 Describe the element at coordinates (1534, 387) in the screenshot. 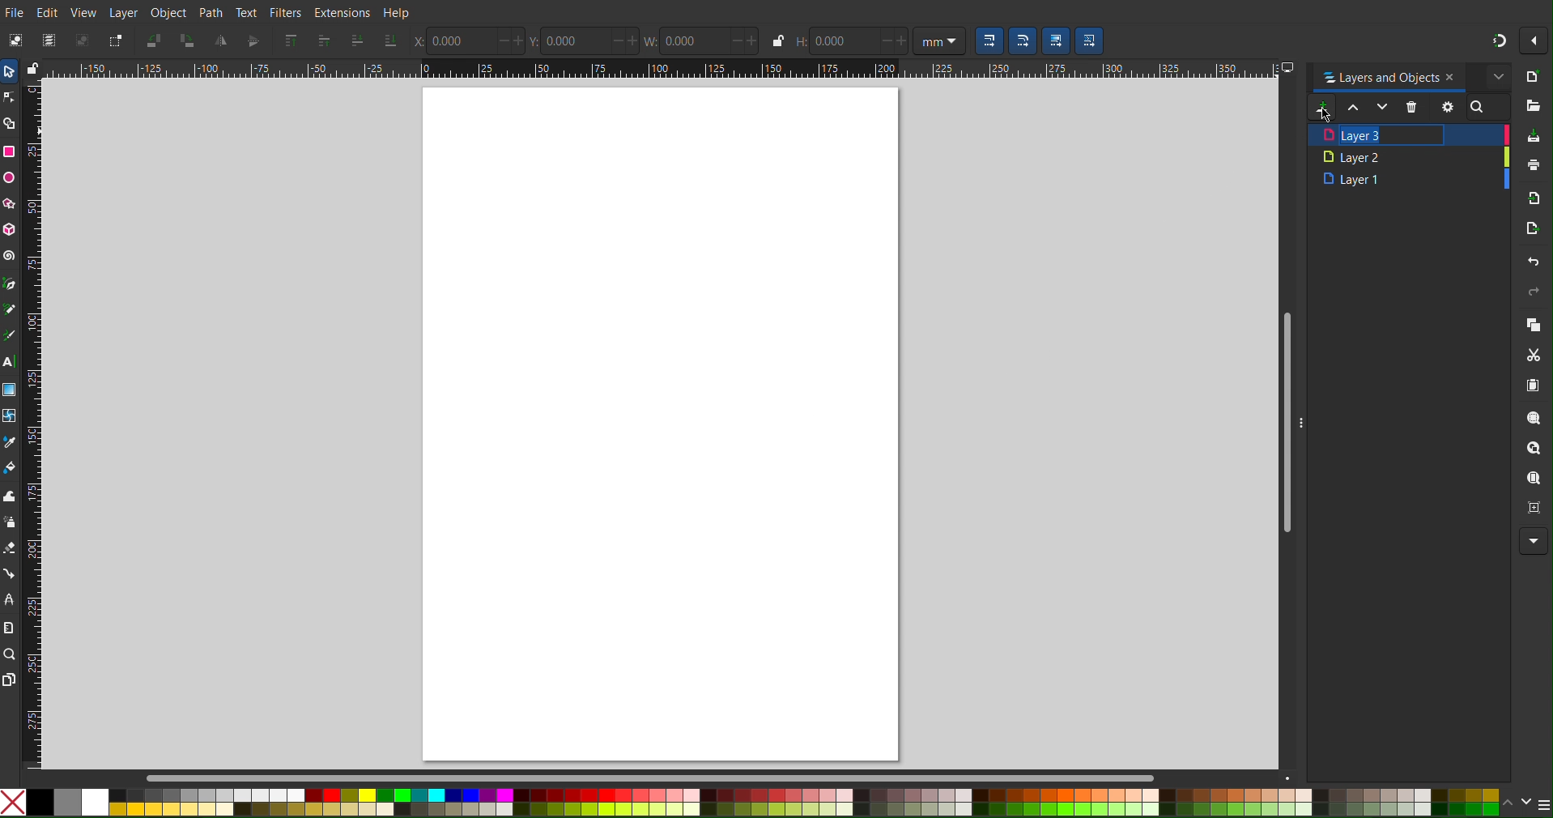

I see `Paste` at that location.